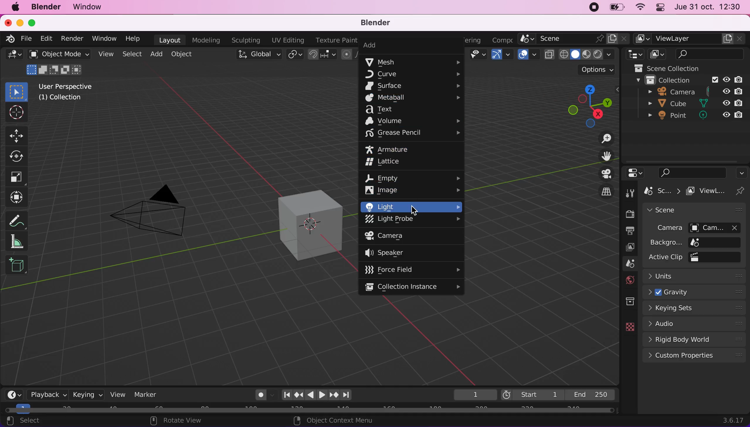 This screenshot has height=427, width=750. Describe the element at coordinates (574, 38) in the screenshot. I see `scene` at that location.